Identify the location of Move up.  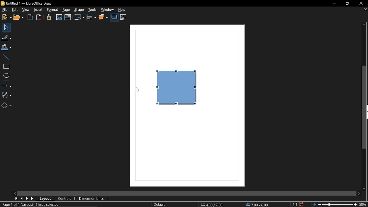
(364, 25).